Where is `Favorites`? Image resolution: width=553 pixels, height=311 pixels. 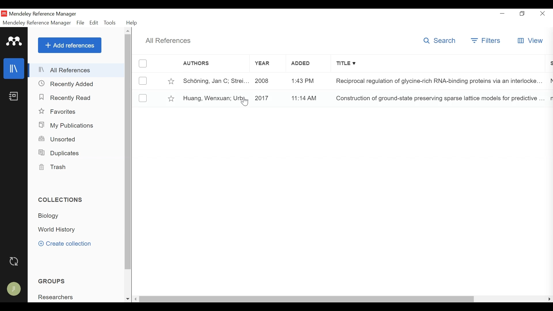 Favorites is located at coordinates (59, 112).